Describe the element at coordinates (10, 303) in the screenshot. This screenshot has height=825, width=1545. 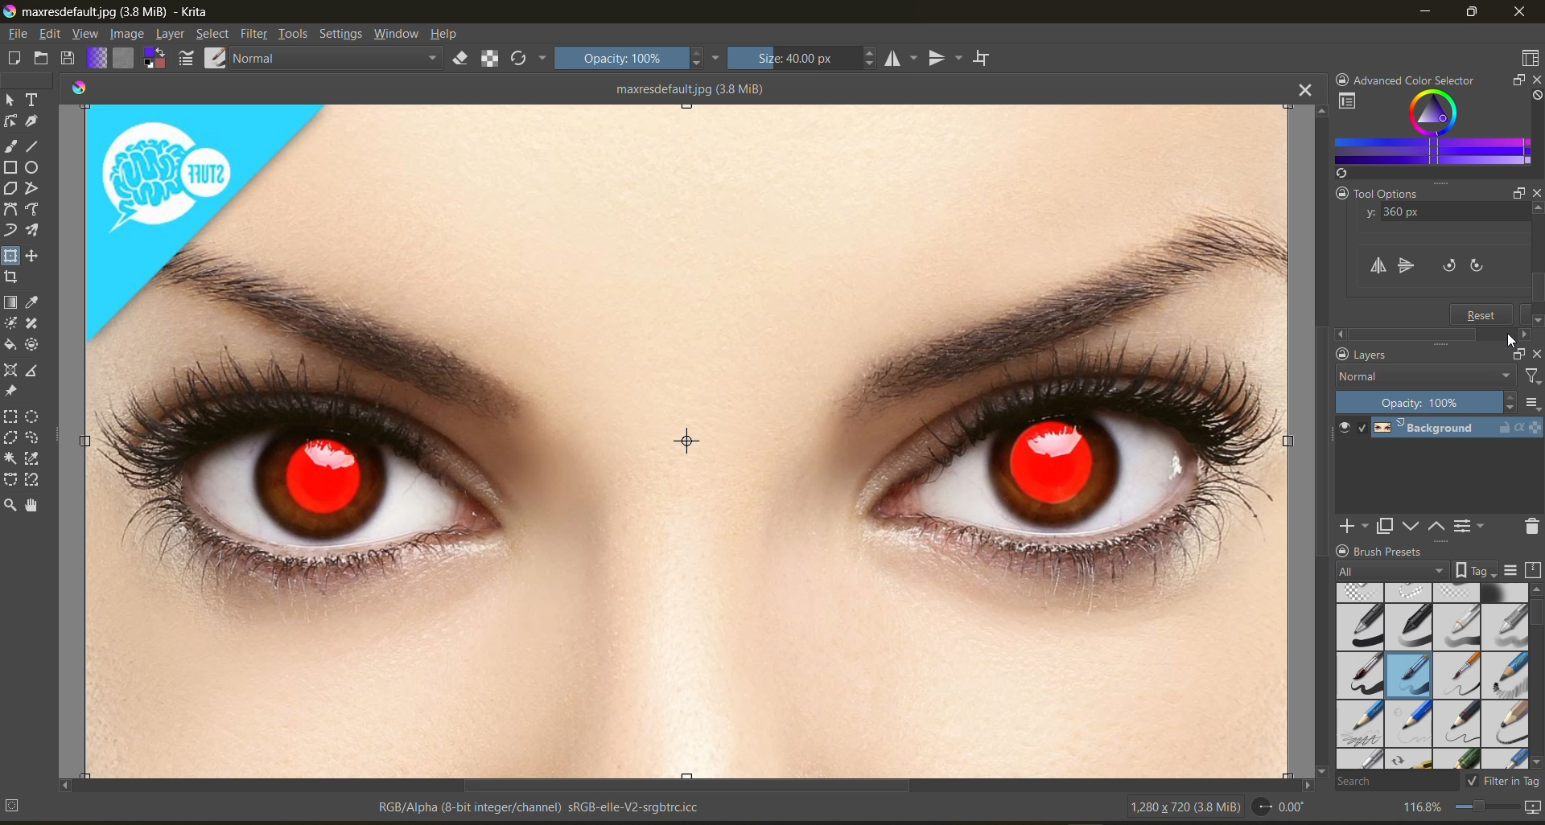
I see `tool` at that location.